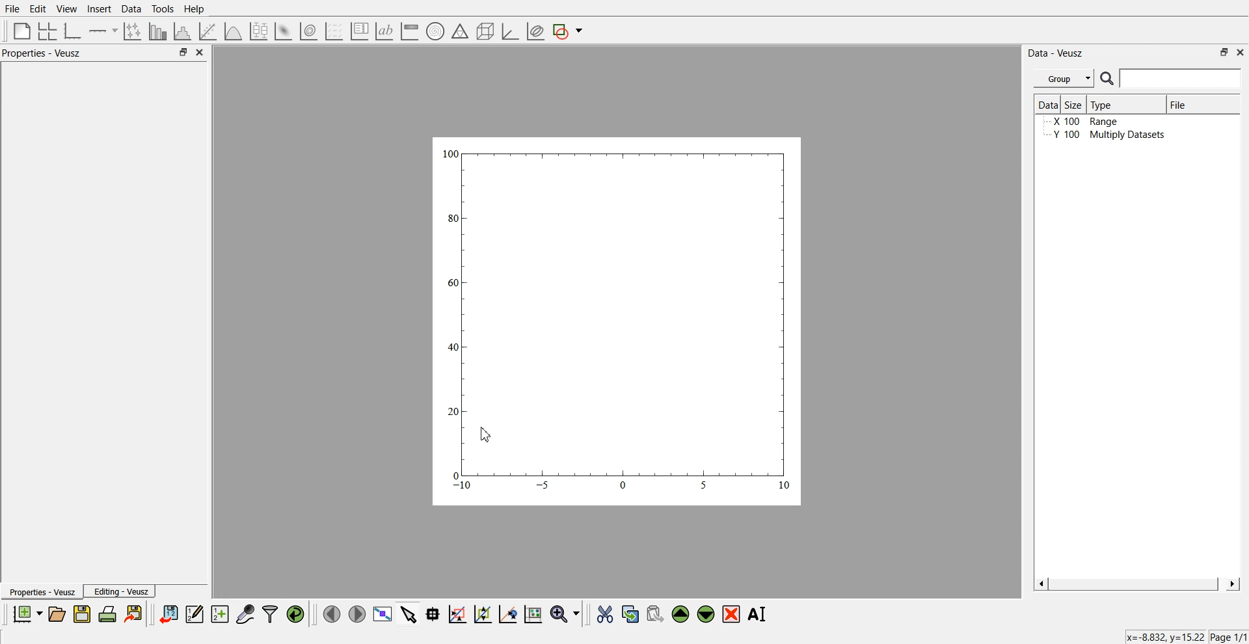 This screenshot has height=644, width=1249. Describe the element at coordinates (200, 53) in the screenshot. I see `close` at that location.